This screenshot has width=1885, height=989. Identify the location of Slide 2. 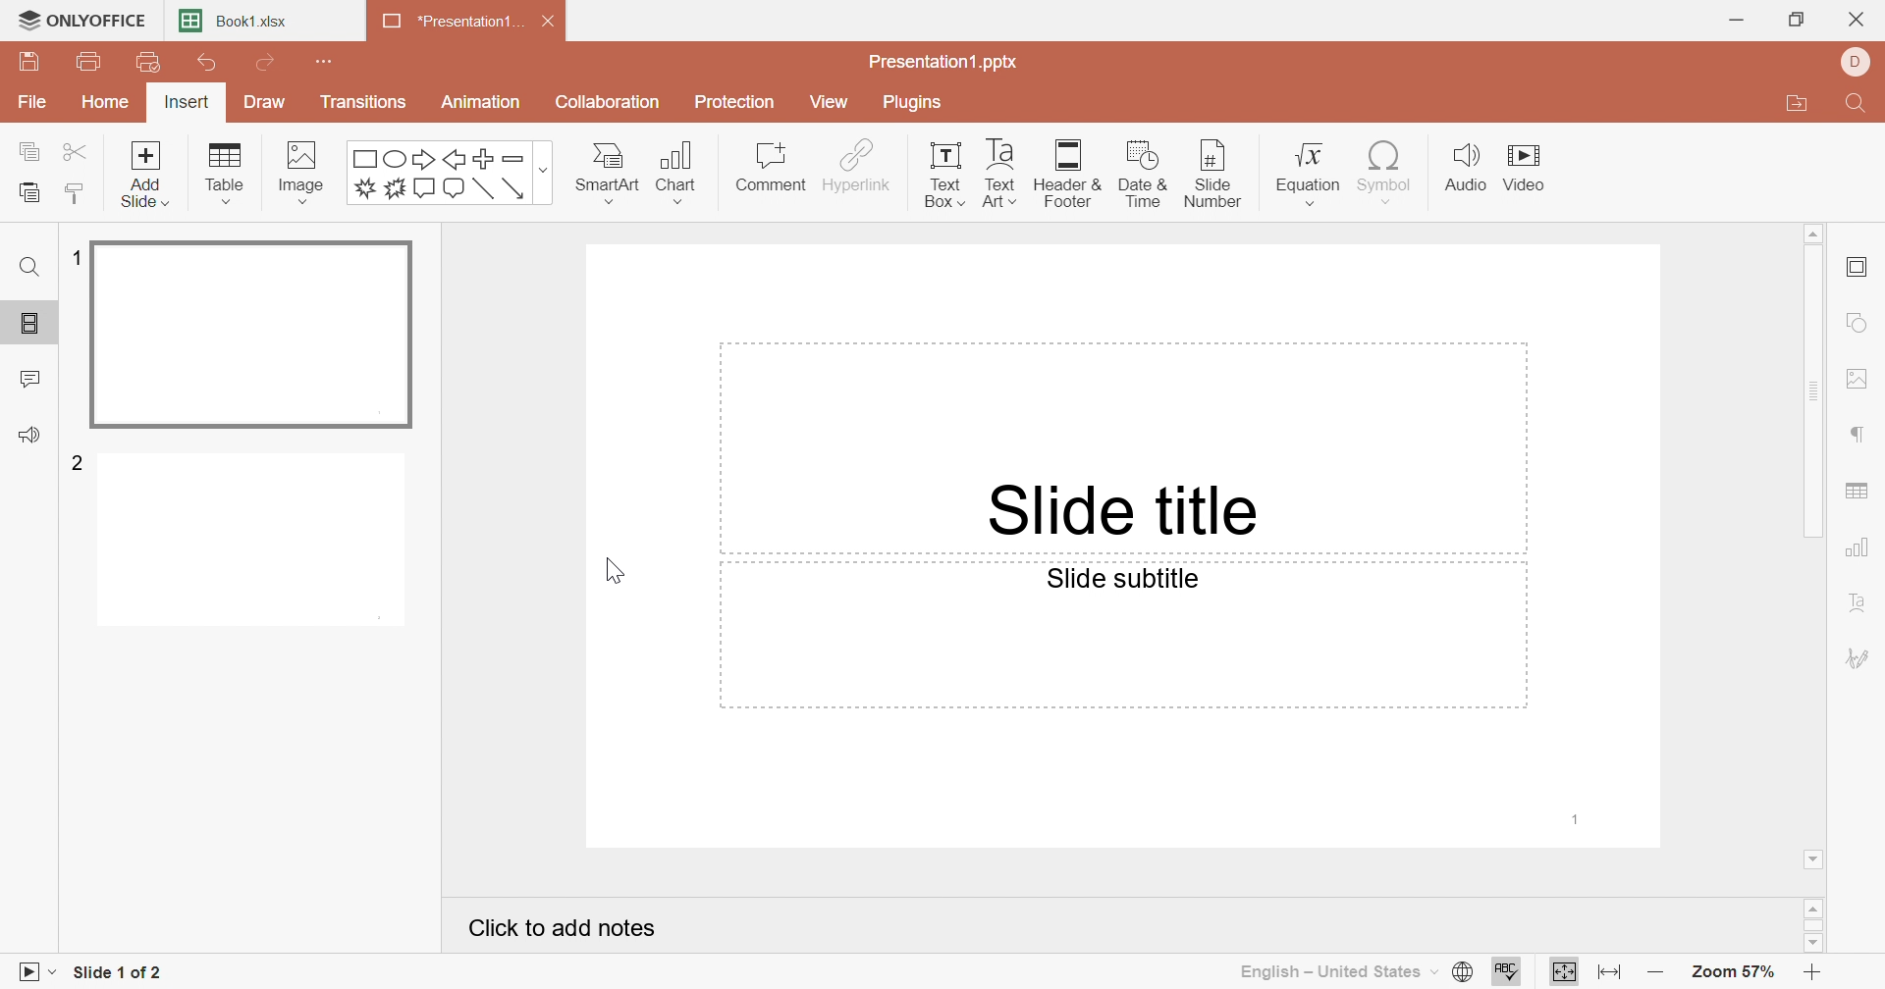
(256, 544).